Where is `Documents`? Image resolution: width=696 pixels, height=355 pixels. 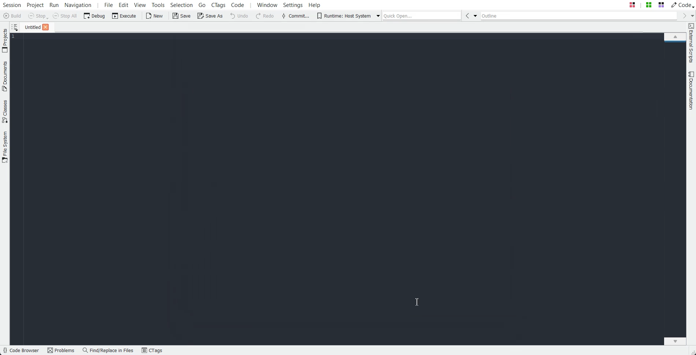
Documents is located at coordinates (5, 76).